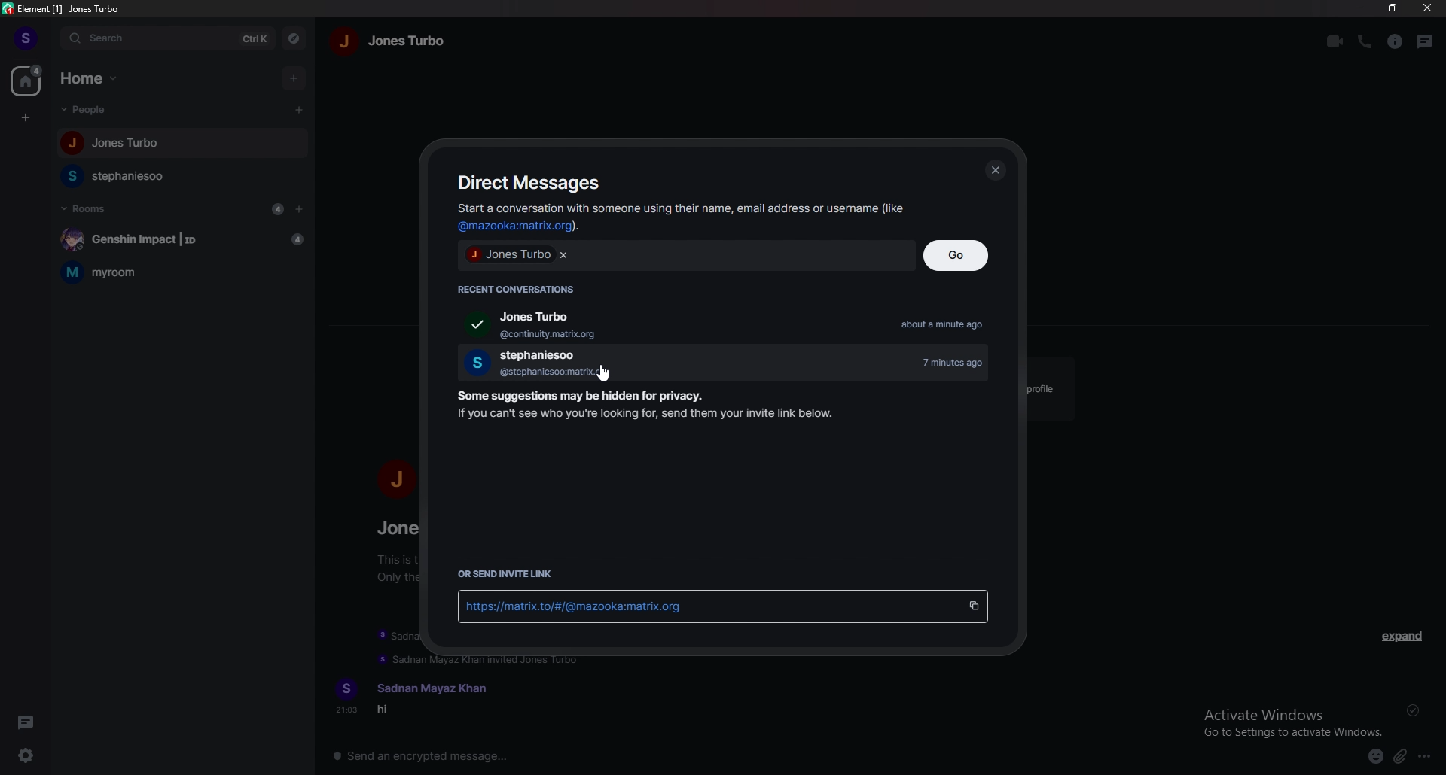 This screenshot has width=1446, height=775. What do you see at coordinates (1425, 757) in the screenshot?
I see `more options` at bounding box center [1425, 757].